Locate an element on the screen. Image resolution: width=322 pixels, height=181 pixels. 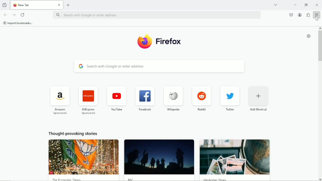
image is located at coordinates (159, 157).